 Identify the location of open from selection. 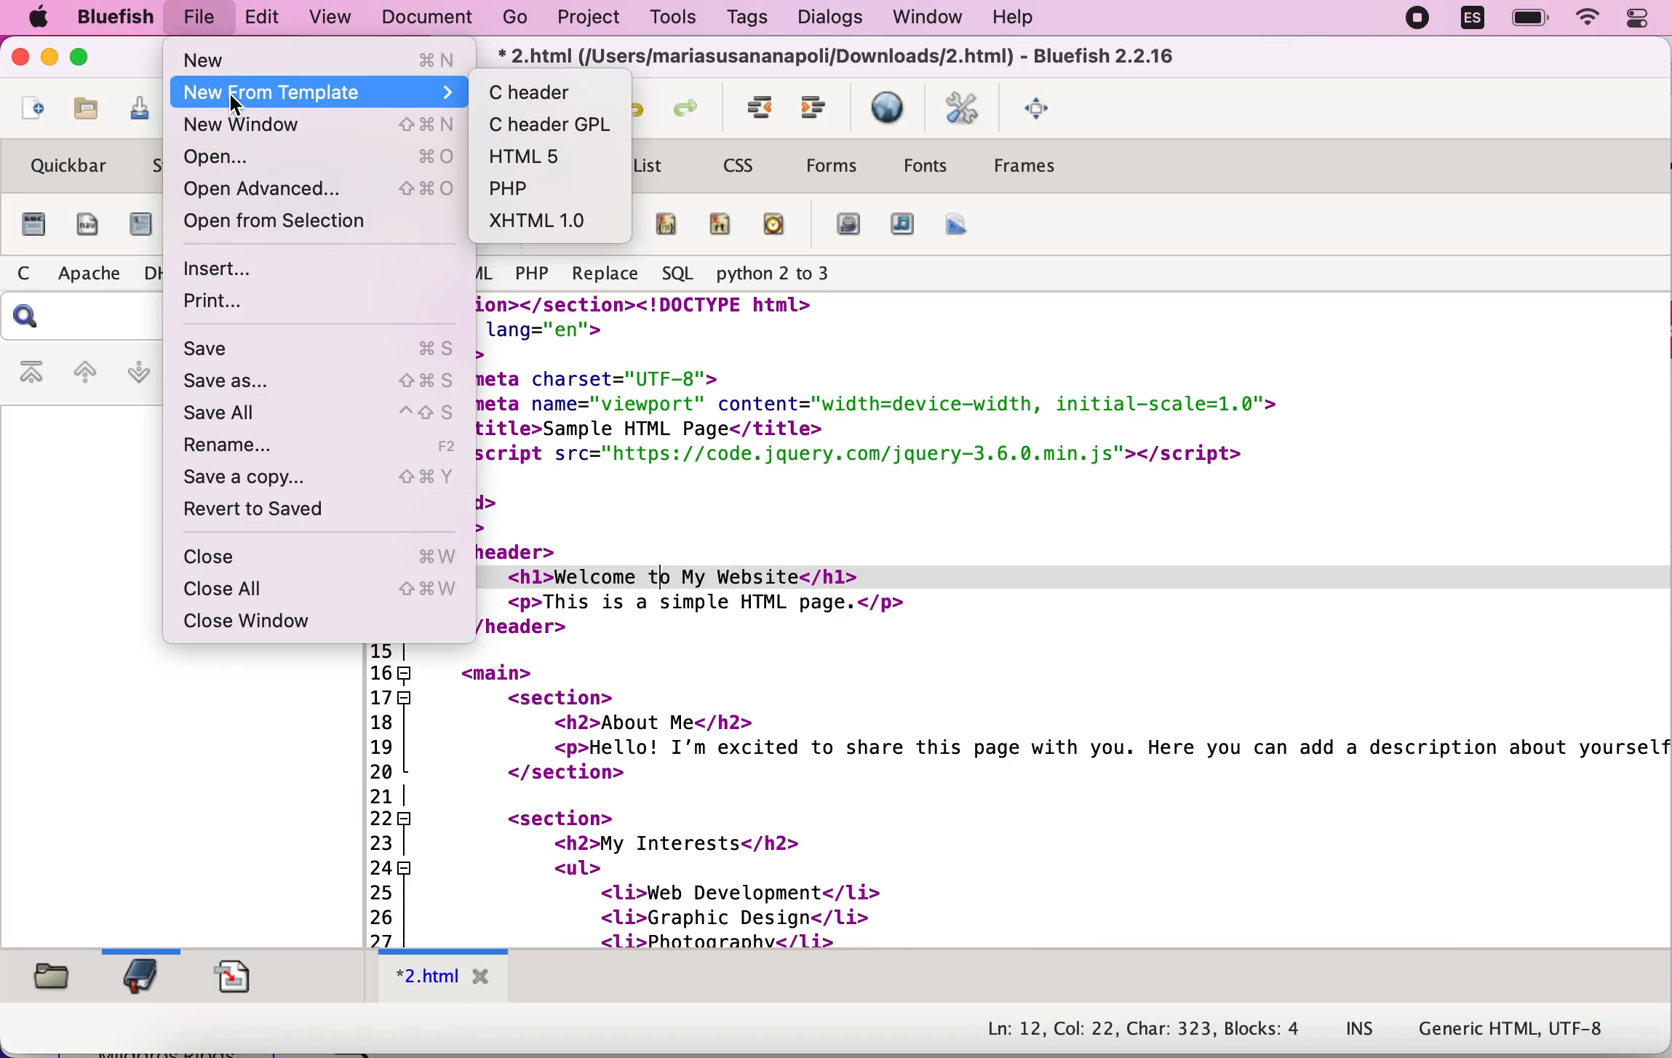
(311, 227).